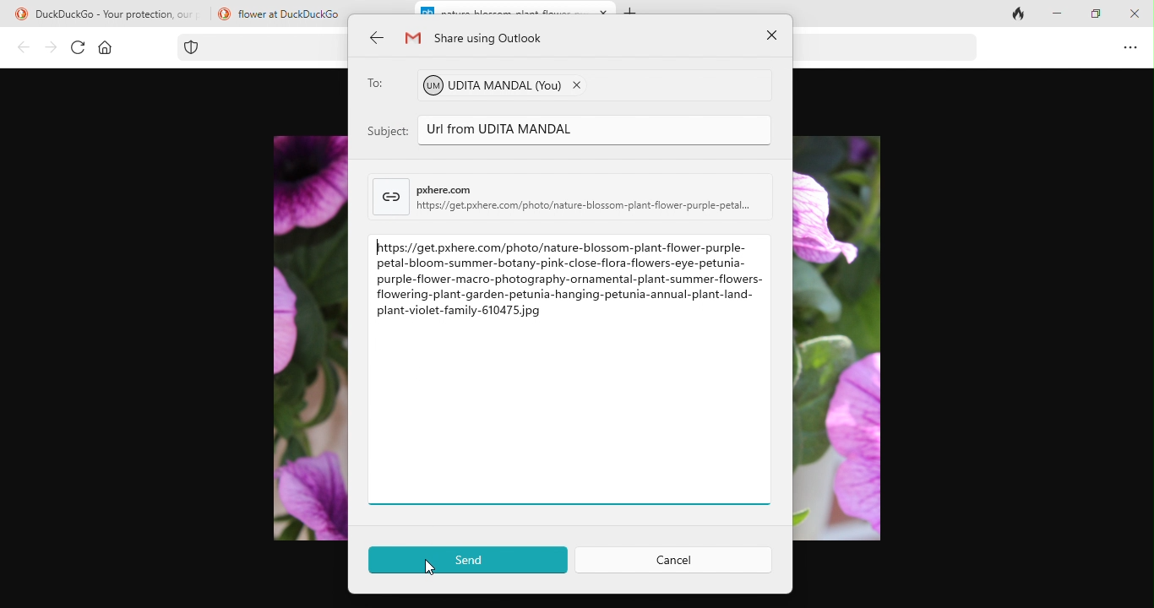 This screenshot has height=608, width=1154. I want to click on home, so click(106, 48).